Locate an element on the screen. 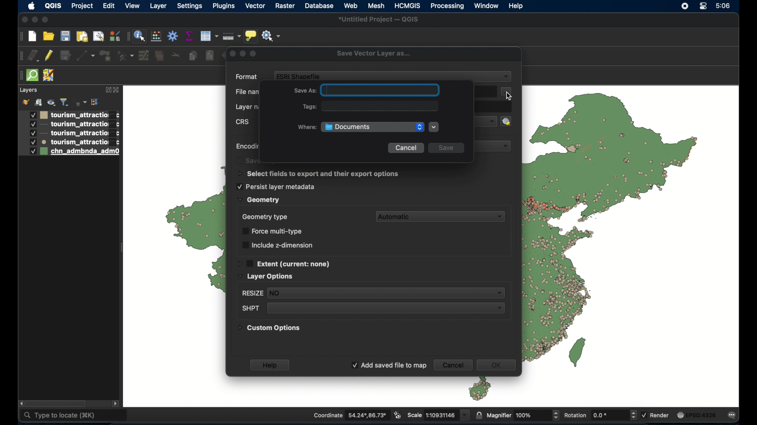  format is located at coordinates (247, 77).